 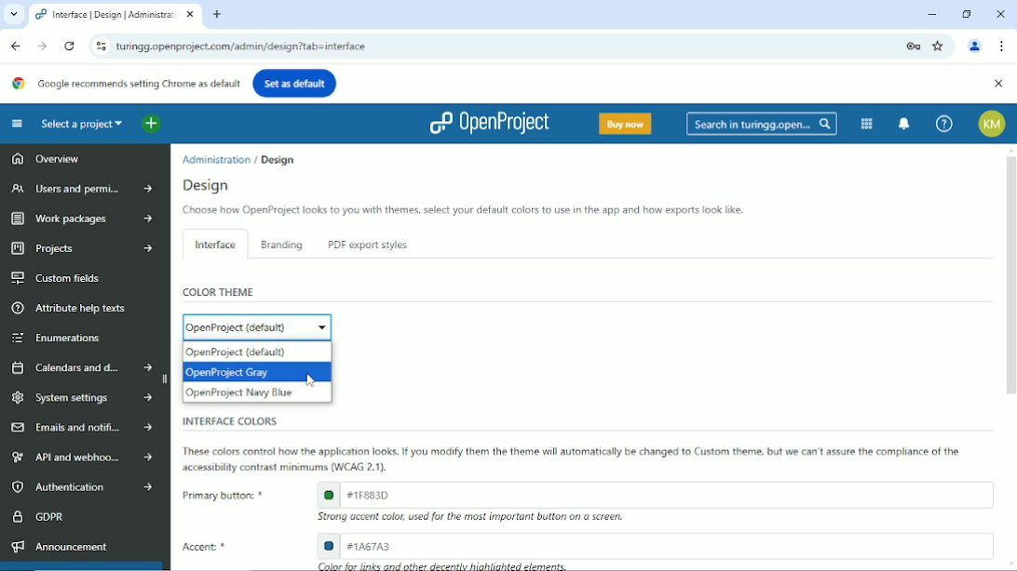 I want to click on turingg.openproject.com/admin/design’tab = interface, so click(x=504, y=46).